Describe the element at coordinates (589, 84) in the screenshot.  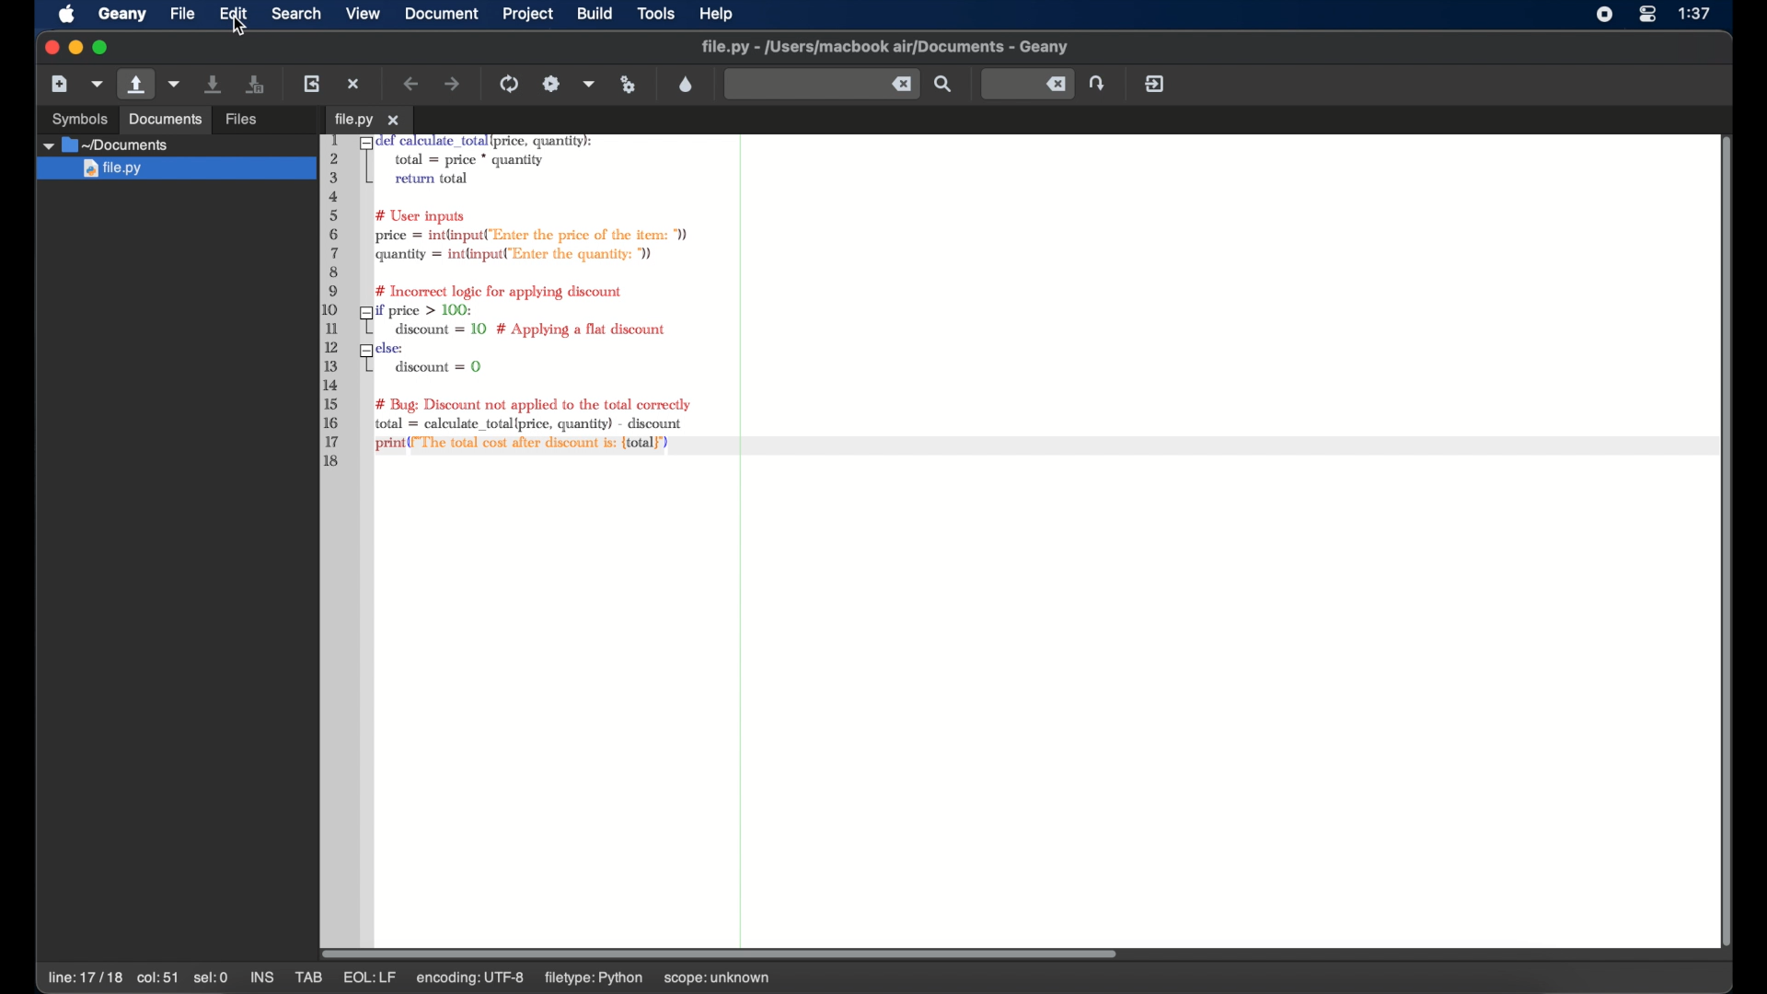
I see `choose more build actions` at that location.